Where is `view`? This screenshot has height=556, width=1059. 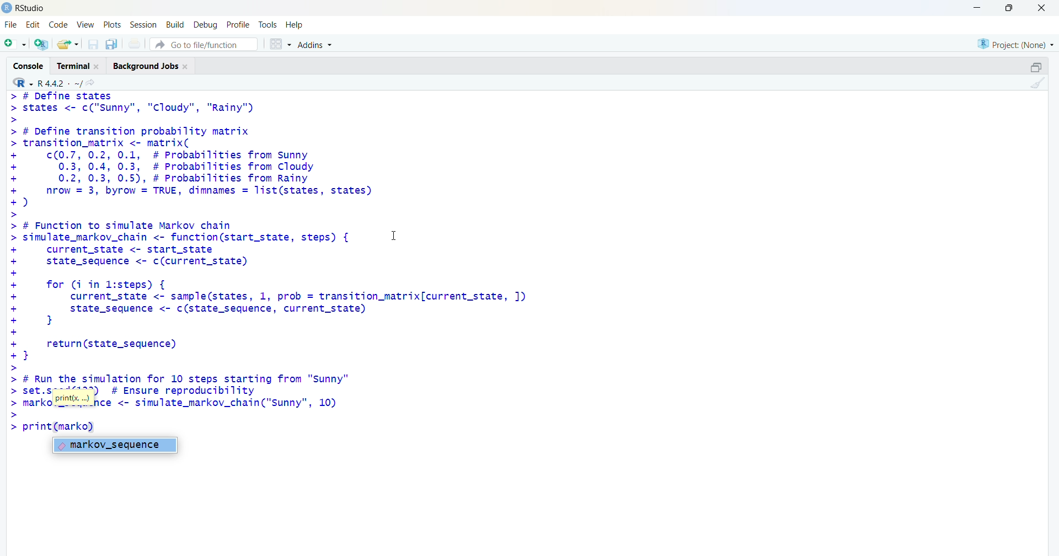 view is located at coordinates (85, 24).